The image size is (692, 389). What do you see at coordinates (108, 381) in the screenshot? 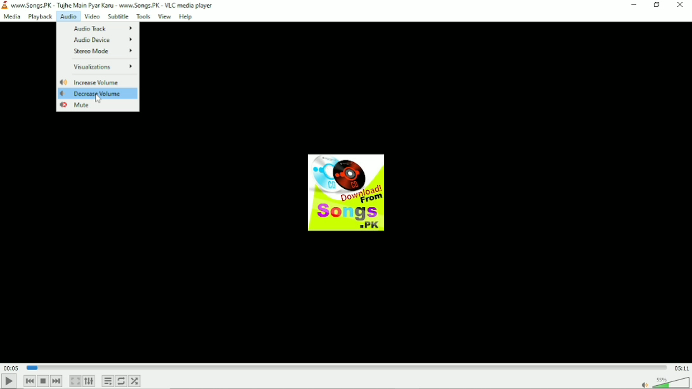
I see `Toggle playlist` at bounding box center [108, 381].